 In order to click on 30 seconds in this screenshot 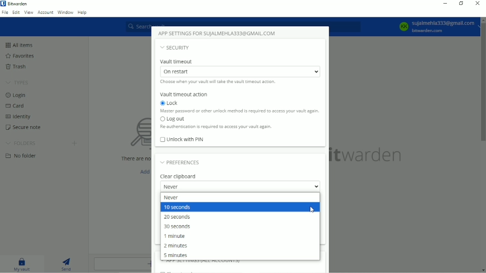, I will do `click(178, 226)`.